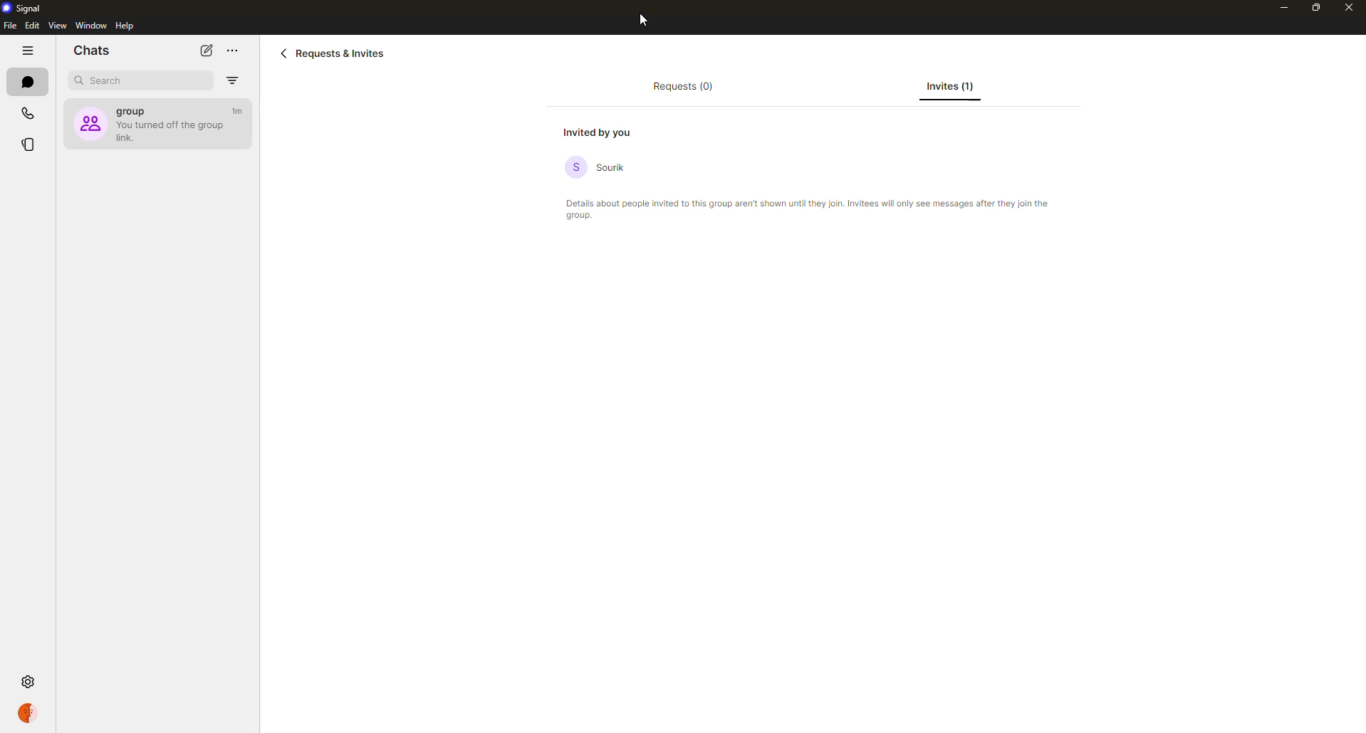  What do you see at coordinates (58, 26) in the screenshot?
I see `view` at bounding box center [58, 26].